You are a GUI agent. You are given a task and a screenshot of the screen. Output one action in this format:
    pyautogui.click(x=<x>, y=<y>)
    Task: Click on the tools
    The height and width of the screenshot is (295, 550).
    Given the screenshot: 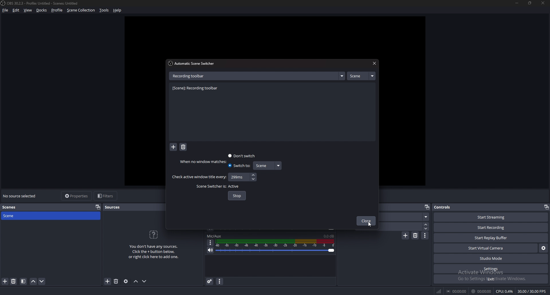 What is the action you would take?
    pyautogui.click(x=104, y=10)
    